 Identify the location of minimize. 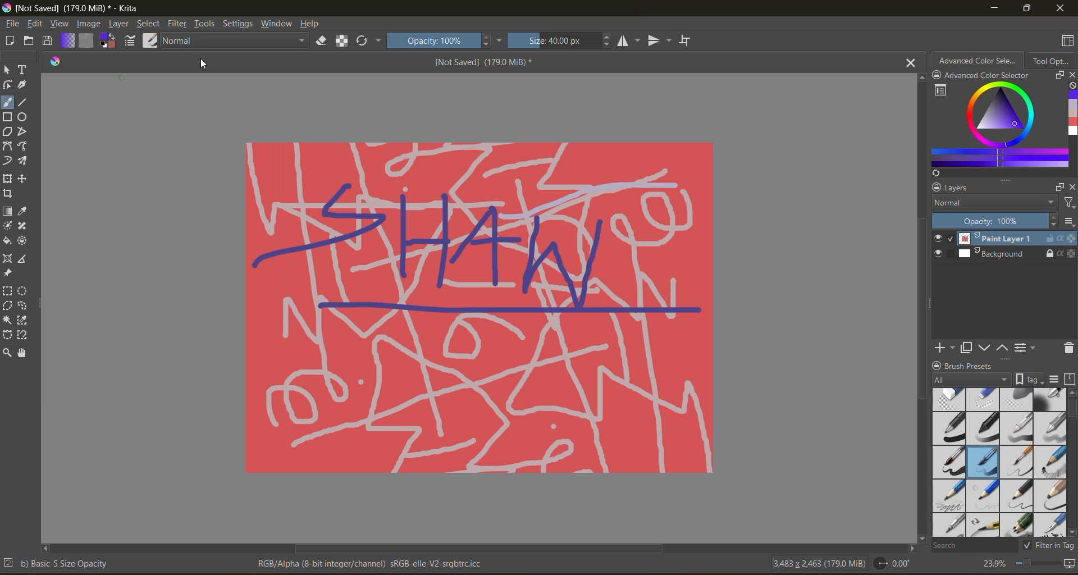
(994, 8).